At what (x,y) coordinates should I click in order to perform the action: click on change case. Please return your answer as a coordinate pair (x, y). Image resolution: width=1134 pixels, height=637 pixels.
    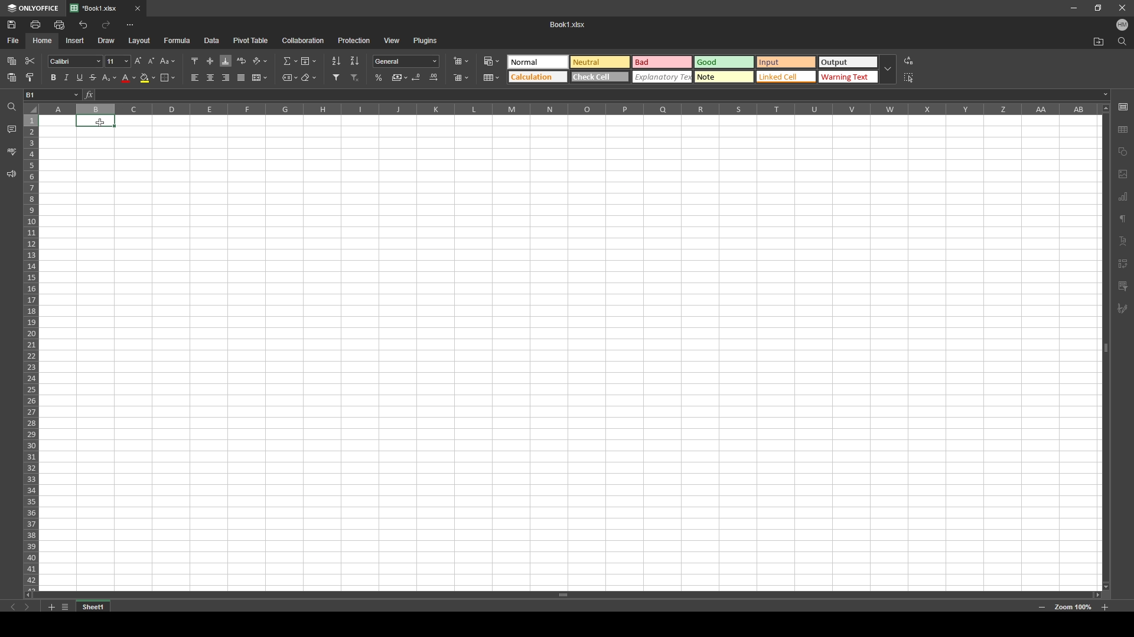
    Looking at the image, I should click on (168, 61).